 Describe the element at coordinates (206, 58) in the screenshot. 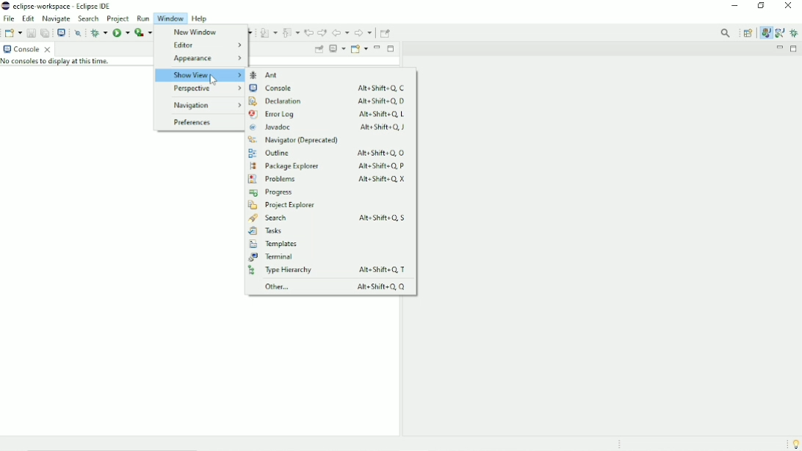

I see `Appearance` at that location.